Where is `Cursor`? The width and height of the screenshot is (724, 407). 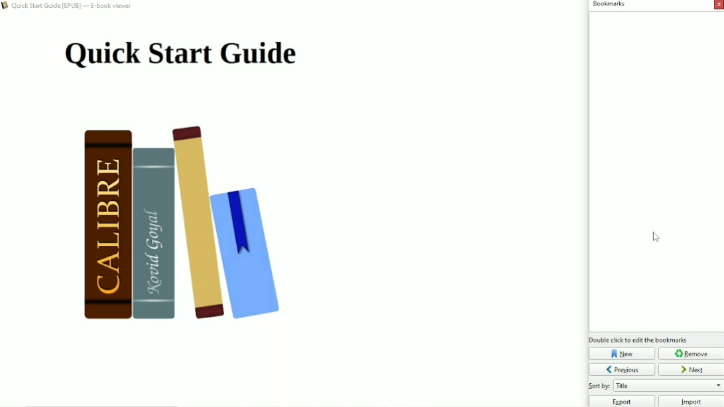 Cursor is located at coordinates (654, 237).